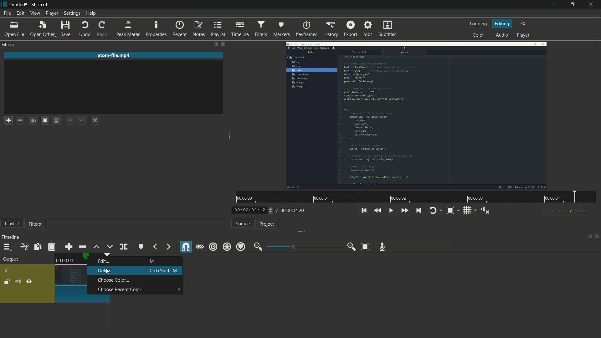  Describe the element at coordinates (368, 28) in the screenshot. I see `jobs` at that location.